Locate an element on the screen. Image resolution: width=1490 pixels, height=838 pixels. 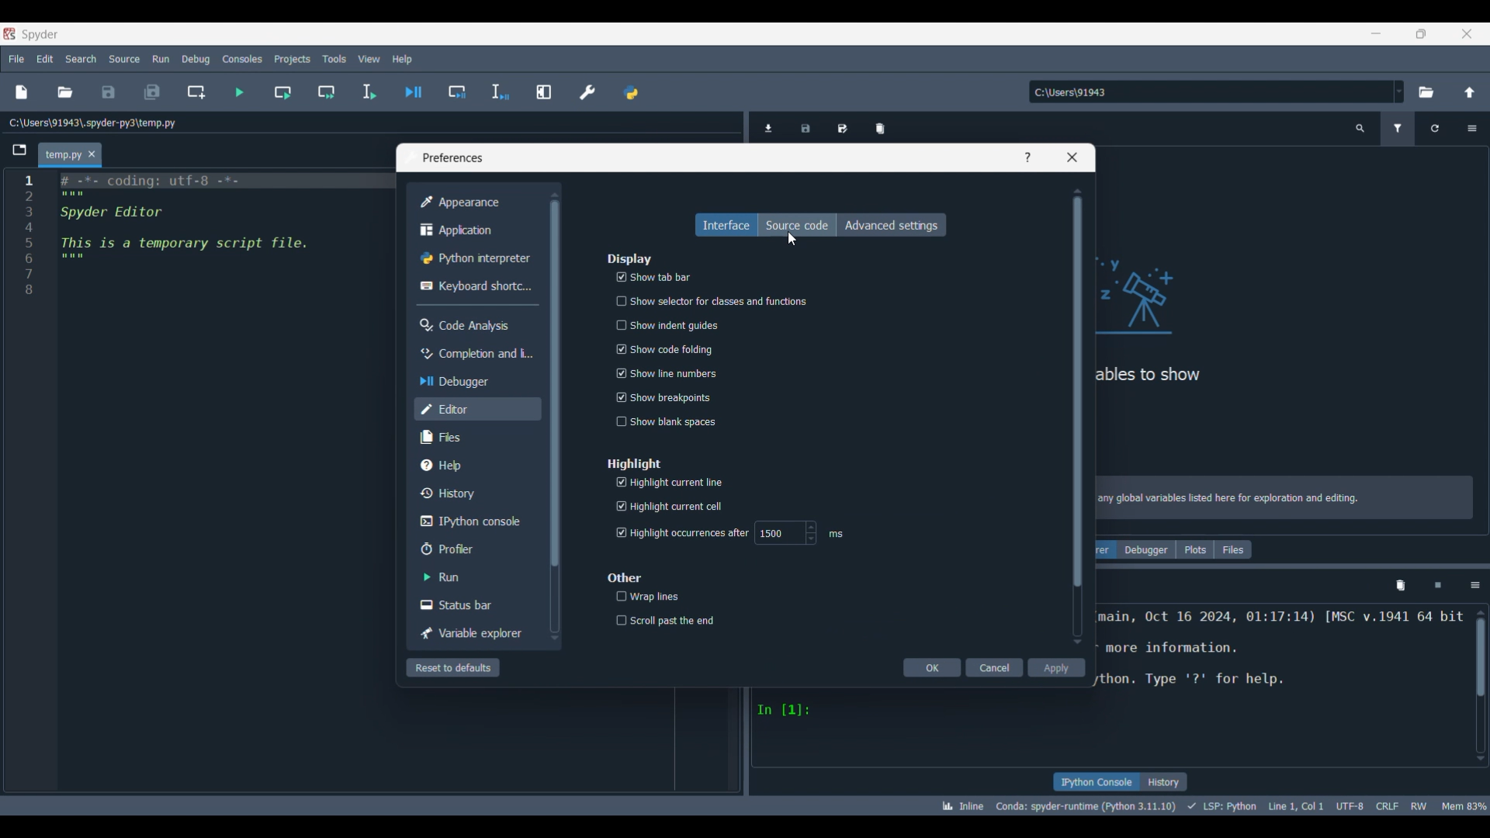
Debug cell is located at coordinates (457, 92).